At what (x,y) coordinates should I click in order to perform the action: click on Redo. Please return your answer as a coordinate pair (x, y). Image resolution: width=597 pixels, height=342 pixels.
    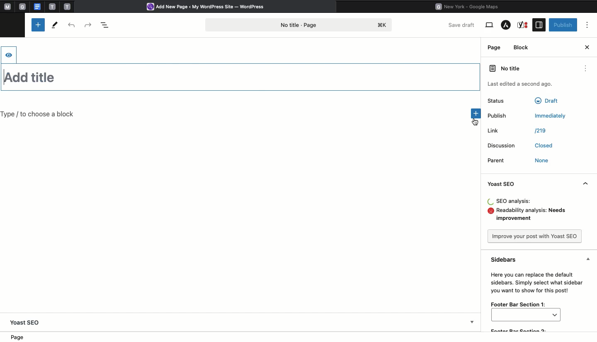
    Looking at the image, I should click on (89, 24).